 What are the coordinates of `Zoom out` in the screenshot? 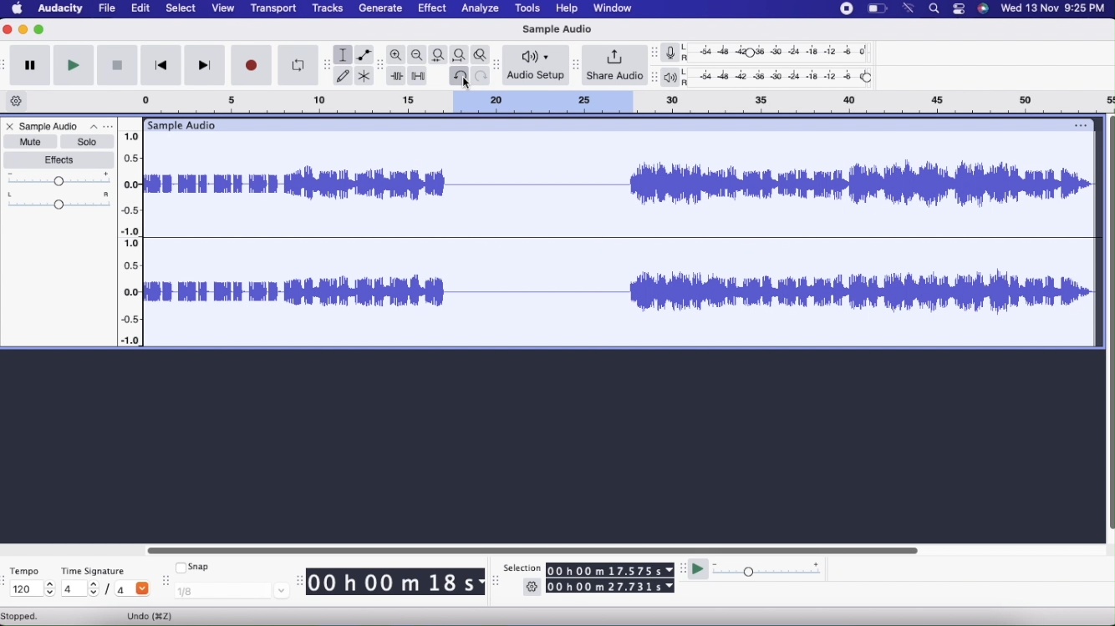 It's located at (417, 54).